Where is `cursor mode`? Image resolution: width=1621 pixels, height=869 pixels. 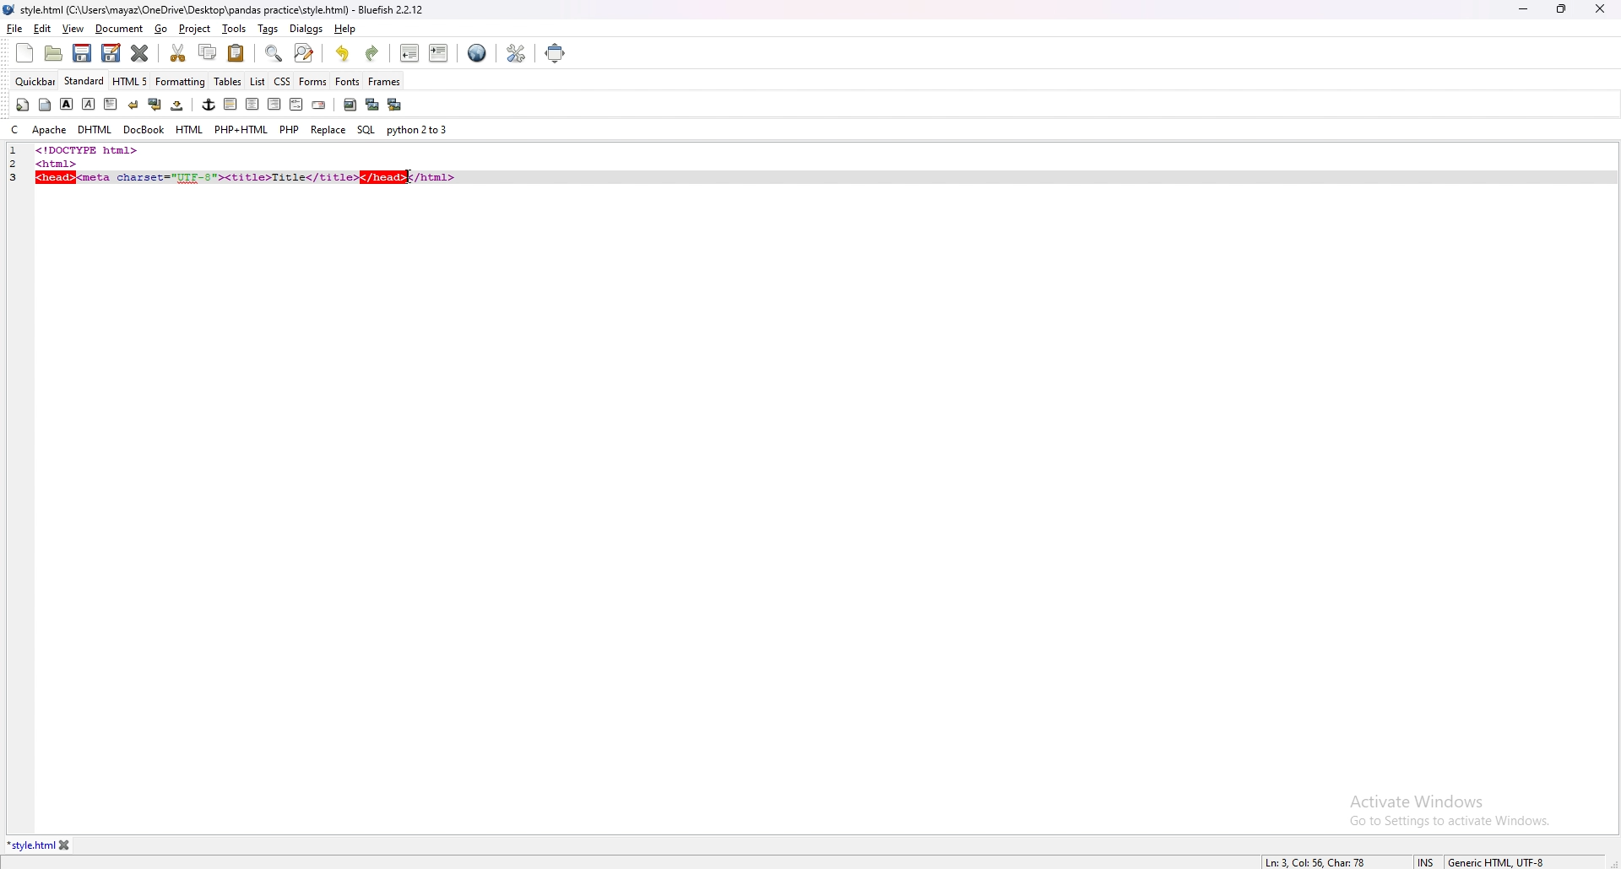
cursor mode is located at coordinates (1426, 861).